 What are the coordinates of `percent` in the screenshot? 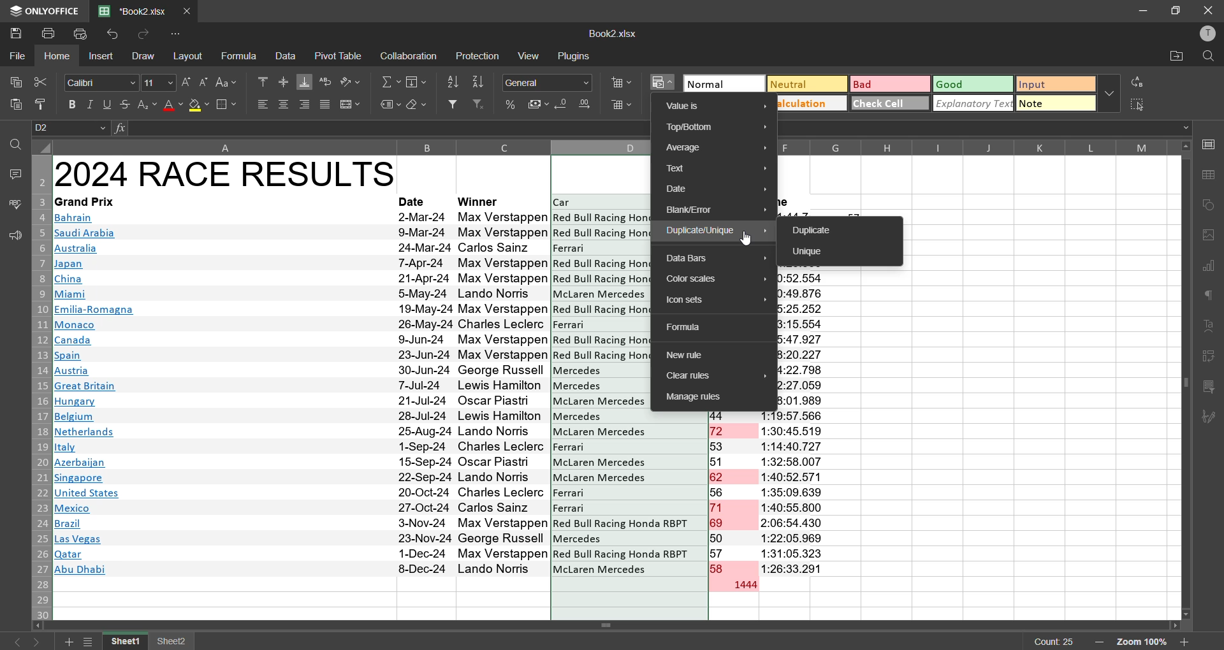 It's located at (511, 105).